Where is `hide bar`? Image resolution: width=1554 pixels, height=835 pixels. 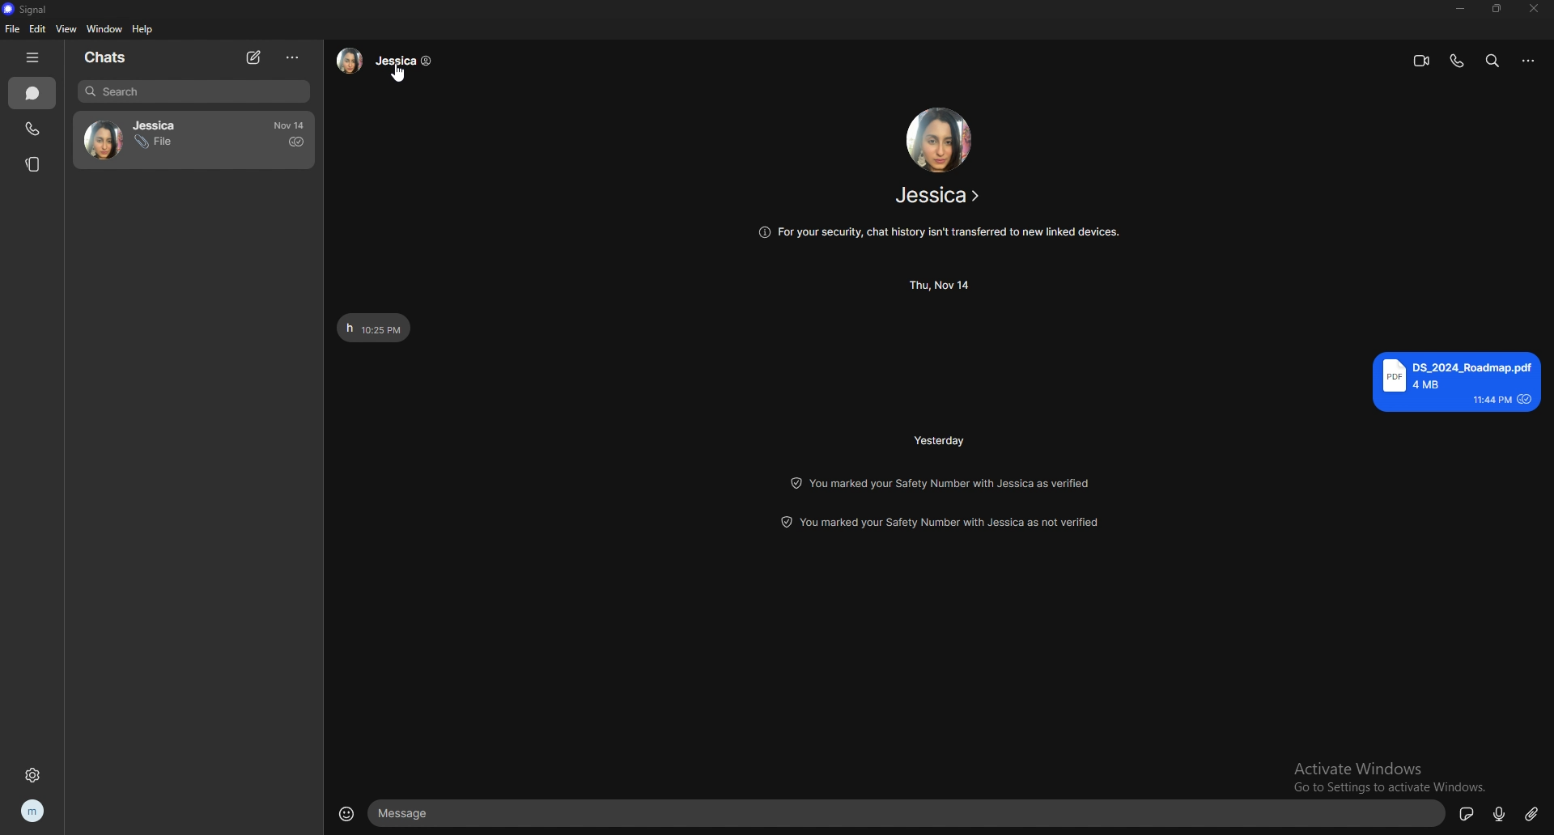
hide bar is located at coordinates (36, 57).